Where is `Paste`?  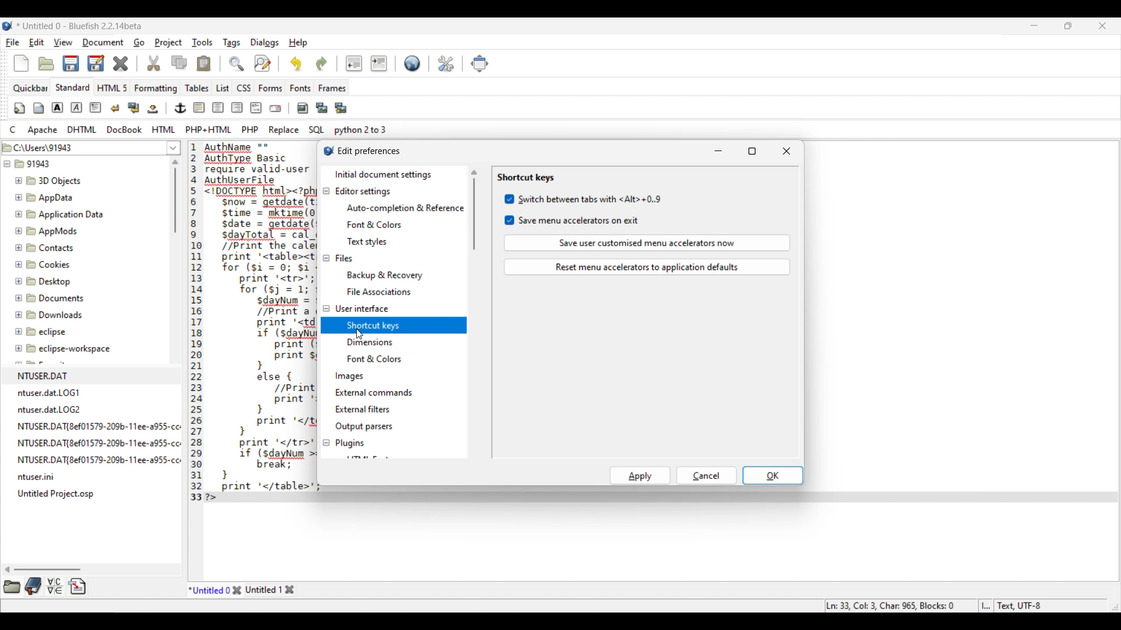
Paste is located at coordinates (204, 64).